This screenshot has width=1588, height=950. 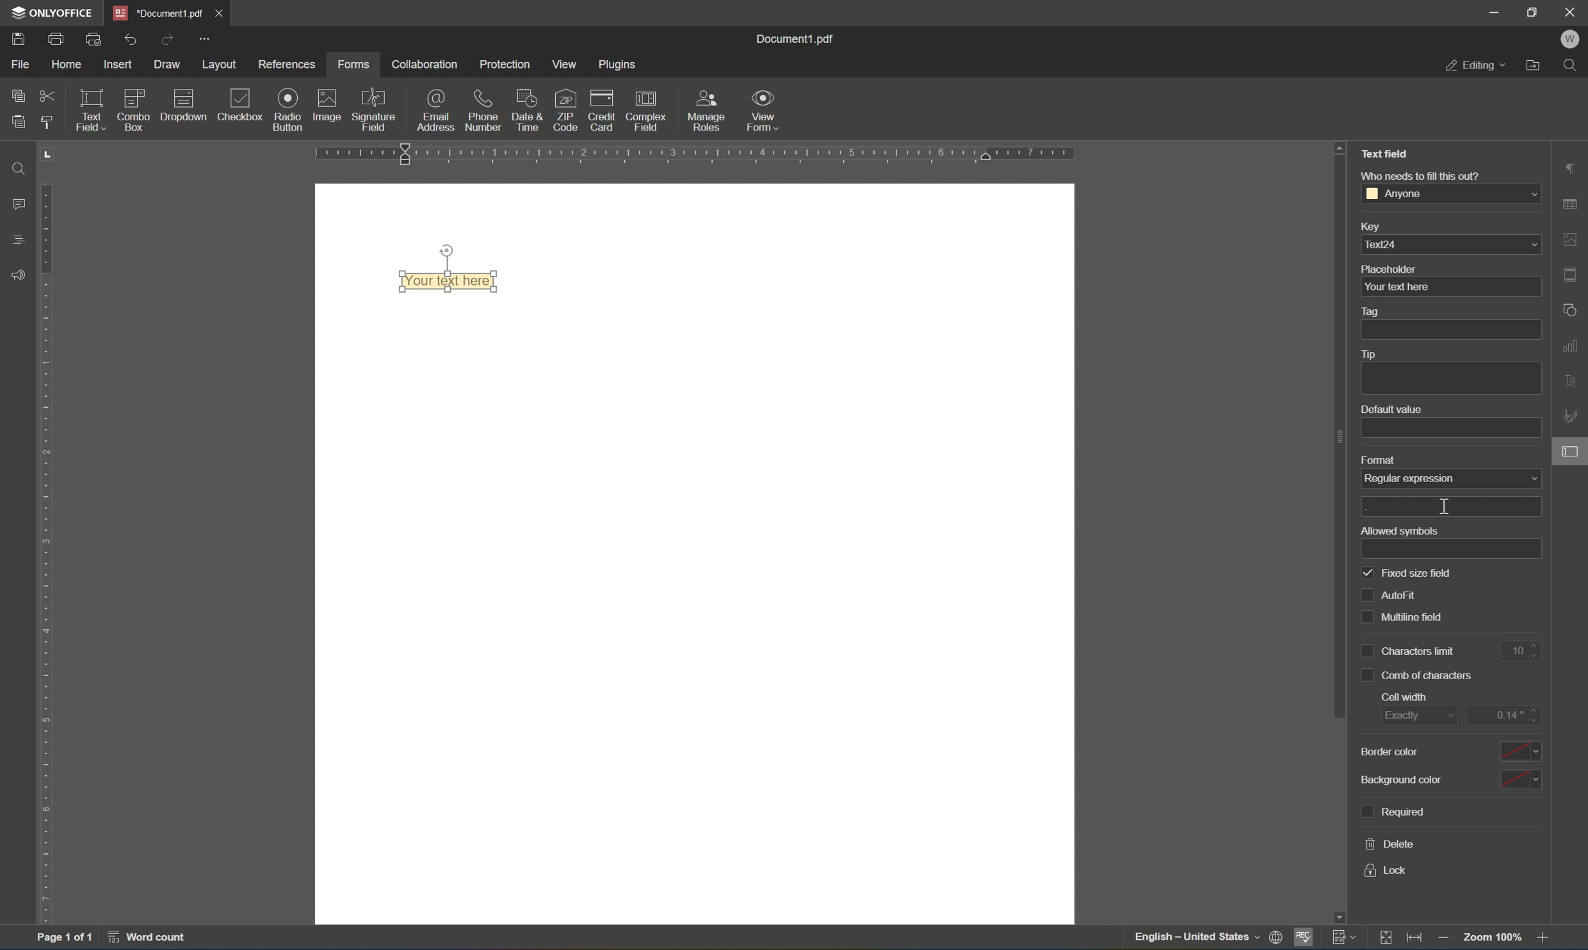 What do you see at coordinates (1451, 193) in the screenshot?
I see `anyone` at bounding box center [1451, 193].